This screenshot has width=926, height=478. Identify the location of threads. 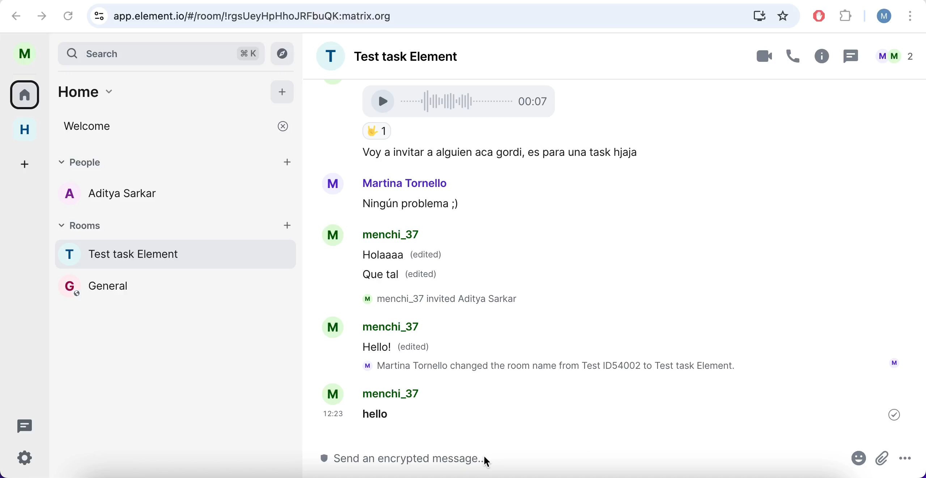
(29, 425).